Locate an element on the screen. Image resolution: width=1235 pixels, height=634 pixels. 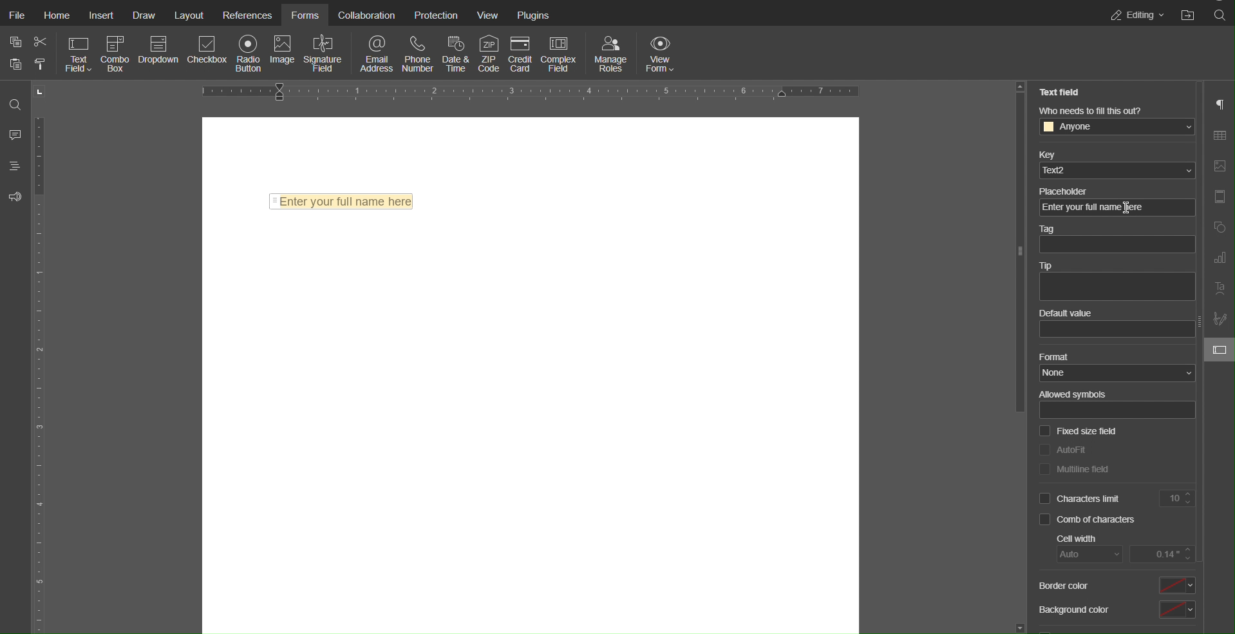
Credit Card is located at coordinates (521, 53).